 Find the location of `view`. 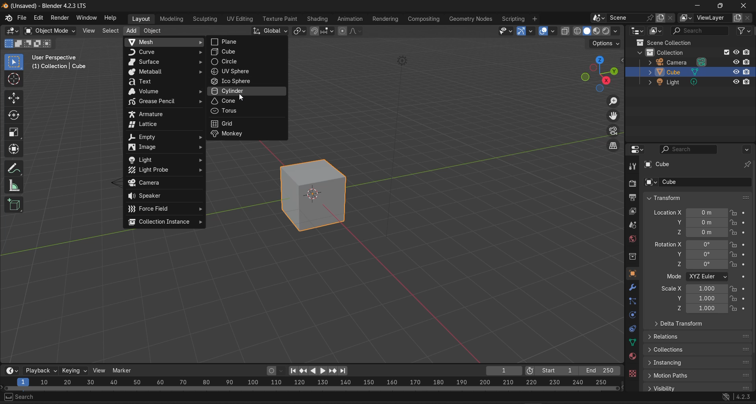

view is located at coordinates (99, 370).